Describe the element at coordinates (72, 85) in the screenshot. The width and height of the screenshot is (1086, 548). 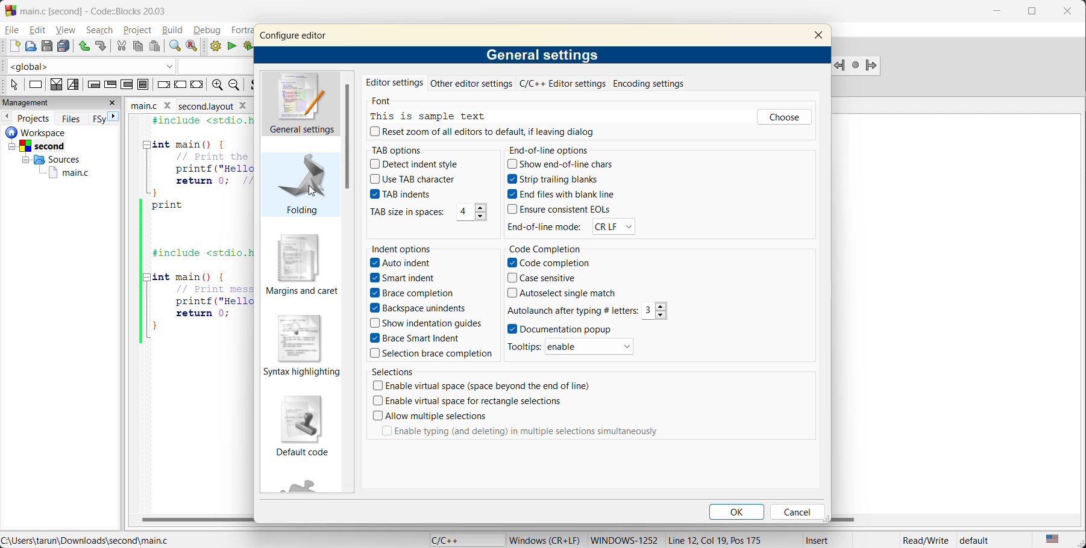
I see `selection` at that location.